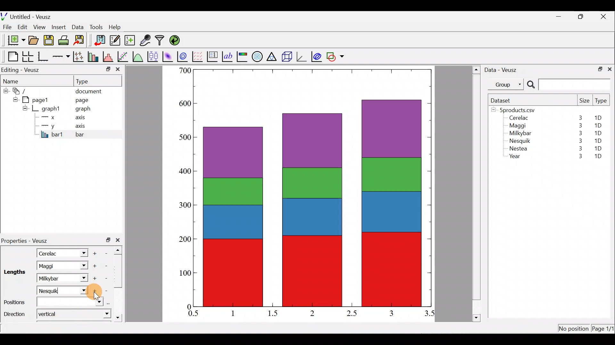 The width and height of the screenshot is (615, 345). I want to click on Group, so click(507, 84).